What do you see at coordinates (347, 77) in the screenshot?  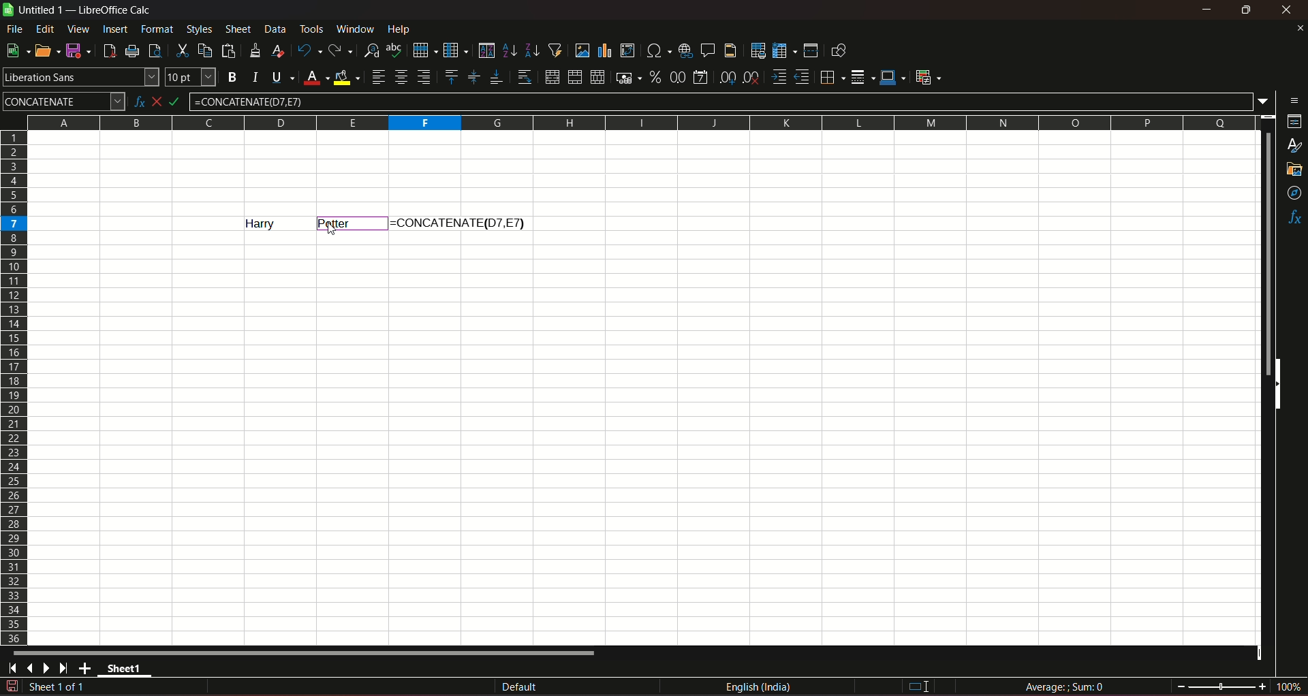 I see `background color` at bounding box center [347, 77].